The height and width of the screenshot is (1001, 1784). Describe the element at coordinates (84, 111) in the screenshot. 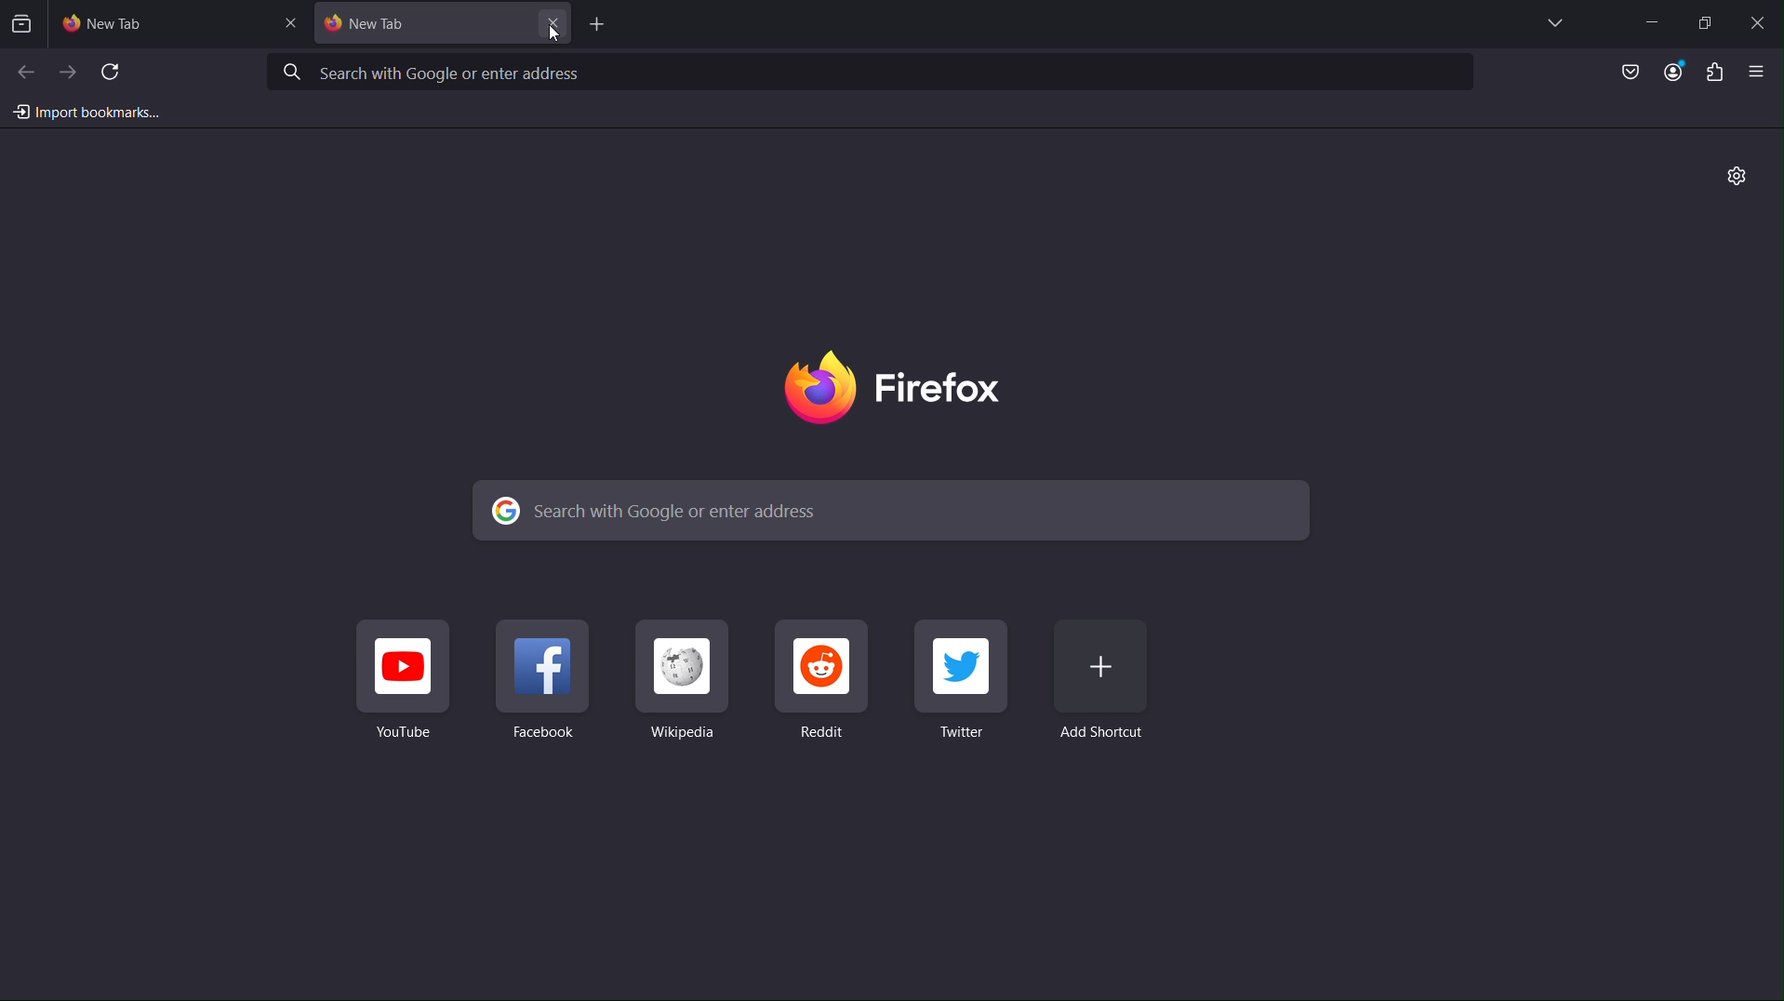

I see `Import Bookmarks` at that location.